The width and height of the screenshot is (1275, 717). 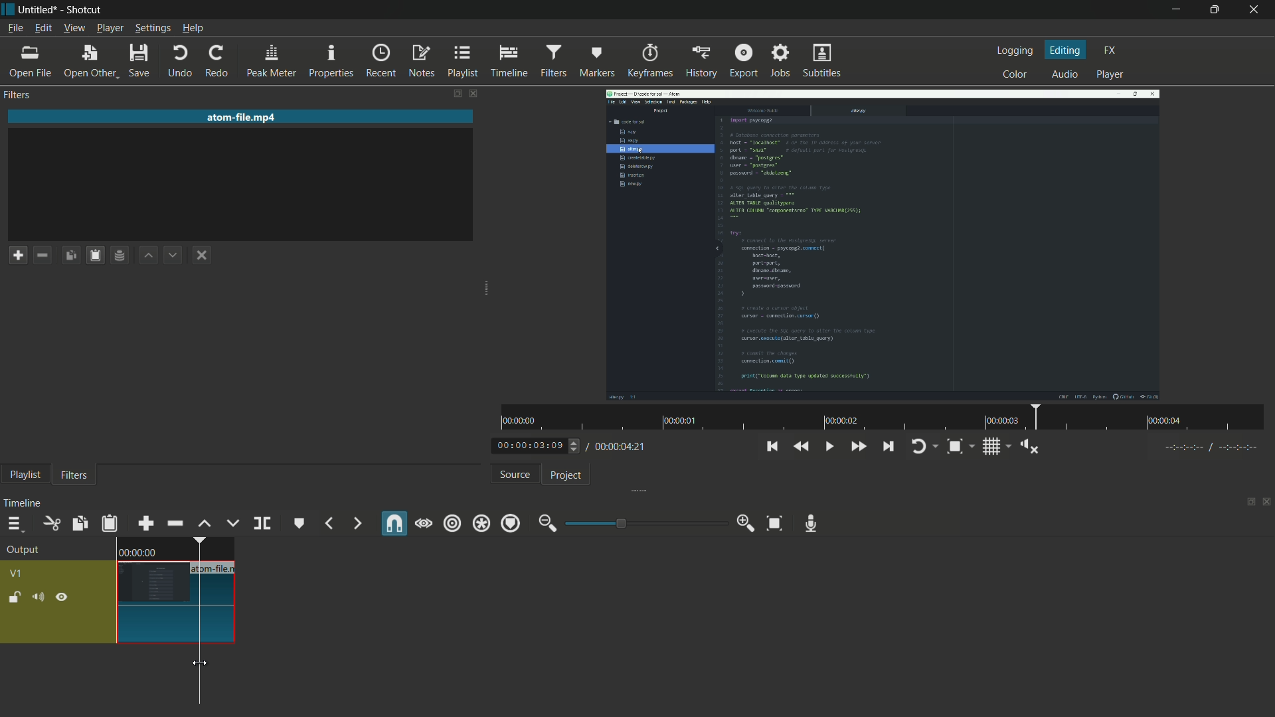 What do you see at coordinates (1175, 10) in the screenshot?
I see `minimize` at bounding box center [1175, 10].